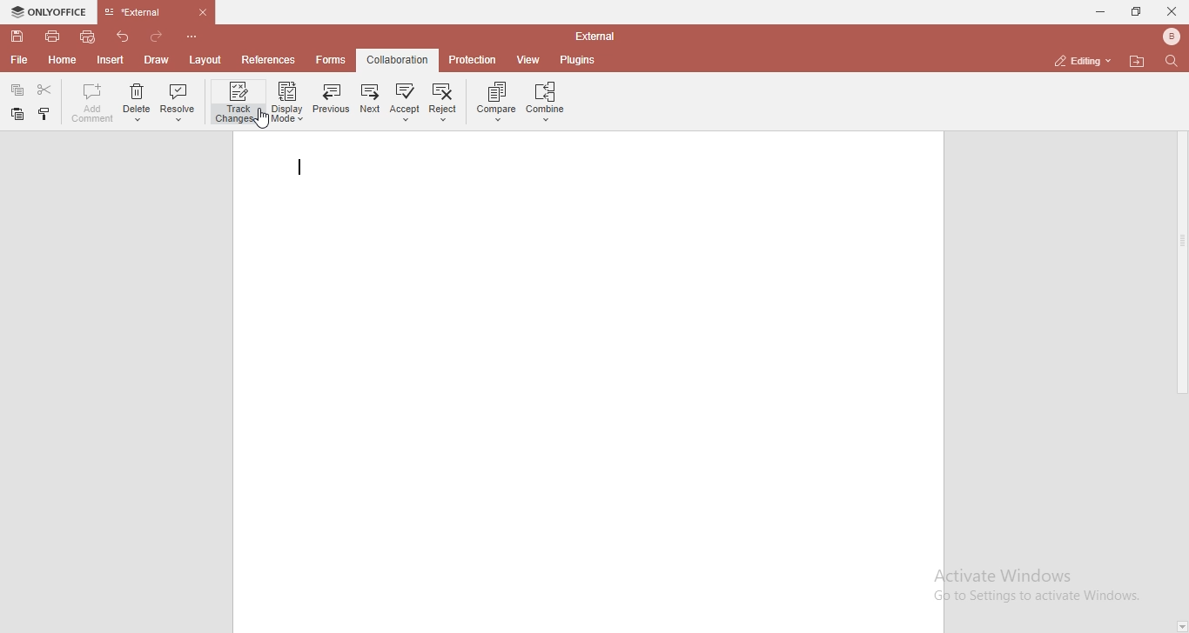 The width and height of the screenshot is (1189, 633). What do you see at coordinates (90, 103) in the screenshot?
I see `add comment` at bounding box center [90, 103].